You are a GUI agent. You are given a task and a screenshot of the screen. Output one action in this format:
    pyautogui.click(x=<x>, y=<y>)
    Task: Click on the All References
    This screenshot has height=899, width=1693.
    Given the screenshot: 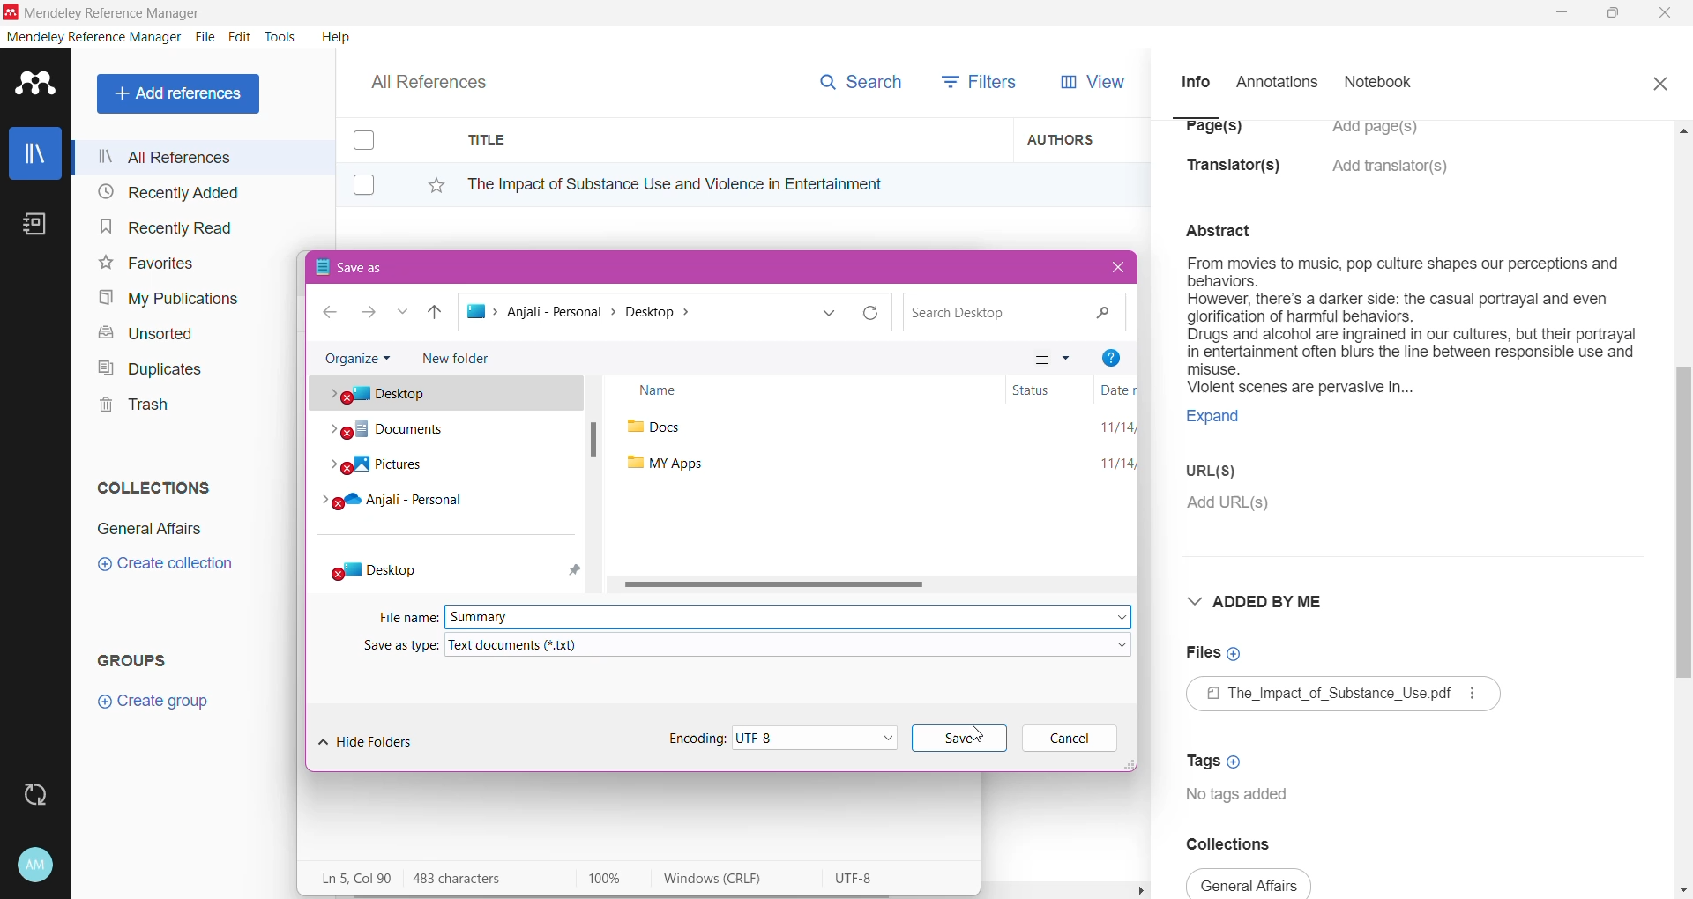 What is the action you would take?
    pyautogui.click(x=441, y=78)
    